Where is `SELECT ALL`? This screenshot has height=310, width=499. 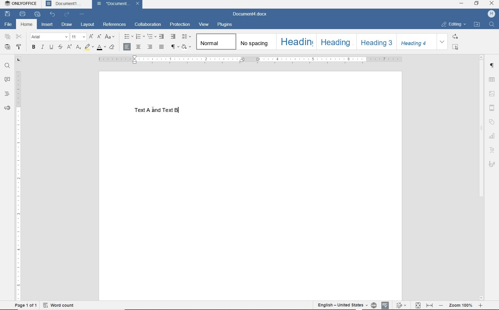 SELECT ALL is located at coordinates (455, 47).